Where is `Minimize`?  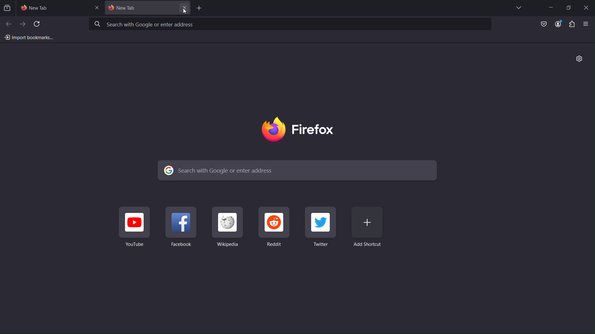
Minimize is located at coordinates (549, 7).